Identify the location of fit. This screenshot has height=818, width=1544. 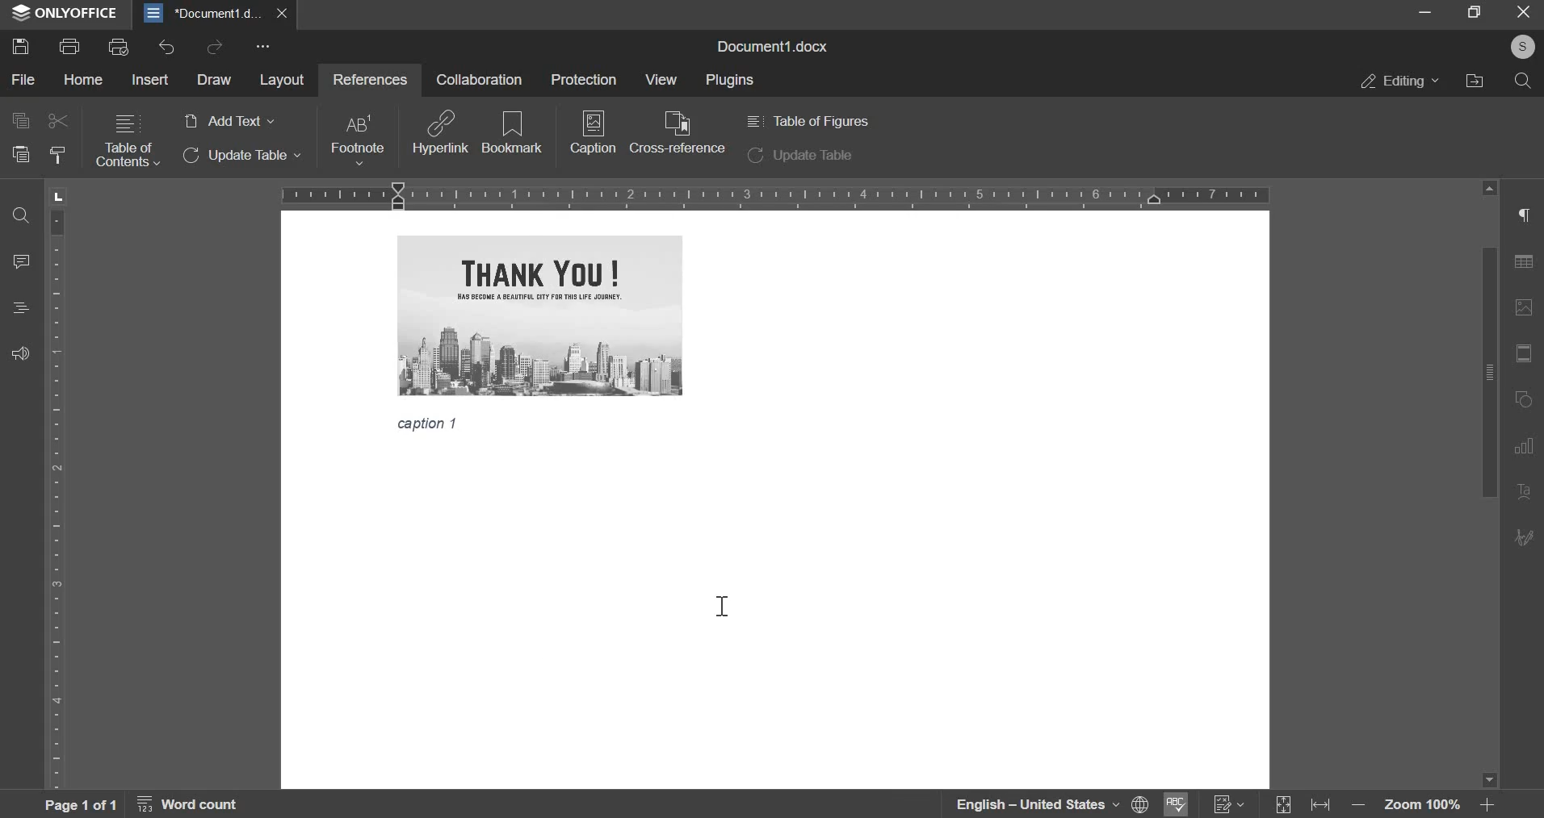
(1526, 355).